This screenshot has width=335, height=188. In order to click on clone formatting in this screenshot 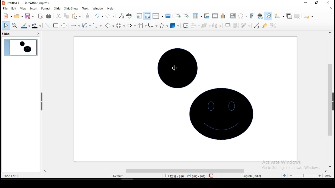, I will do `click(87, 16)`.